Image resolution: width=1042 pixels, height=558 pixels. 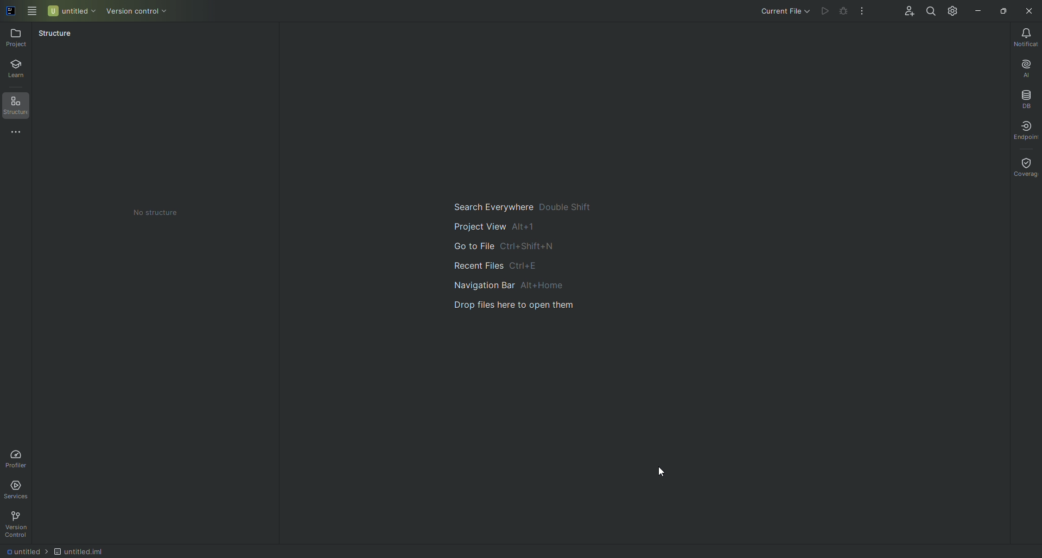 What do you see at coordinates (523, 226) in the screenshot?
I see `project view` at bounding box center [523, 226].